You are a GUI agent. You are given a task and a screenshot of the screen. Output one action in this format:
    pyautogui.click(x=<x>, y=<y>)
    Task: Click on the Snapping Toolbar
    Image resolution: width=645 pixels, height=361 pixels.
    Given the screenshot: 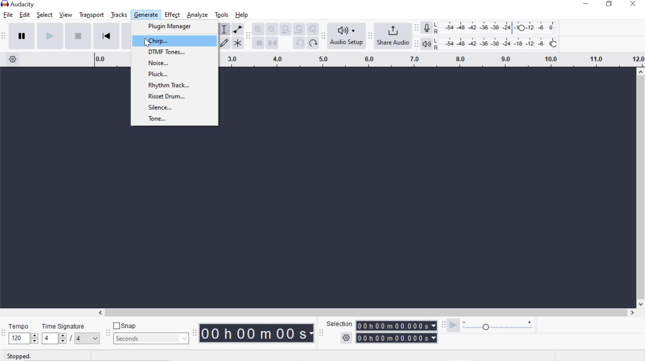 What is the action you would take?
    pyautogui.click(x=109, y=333)
    